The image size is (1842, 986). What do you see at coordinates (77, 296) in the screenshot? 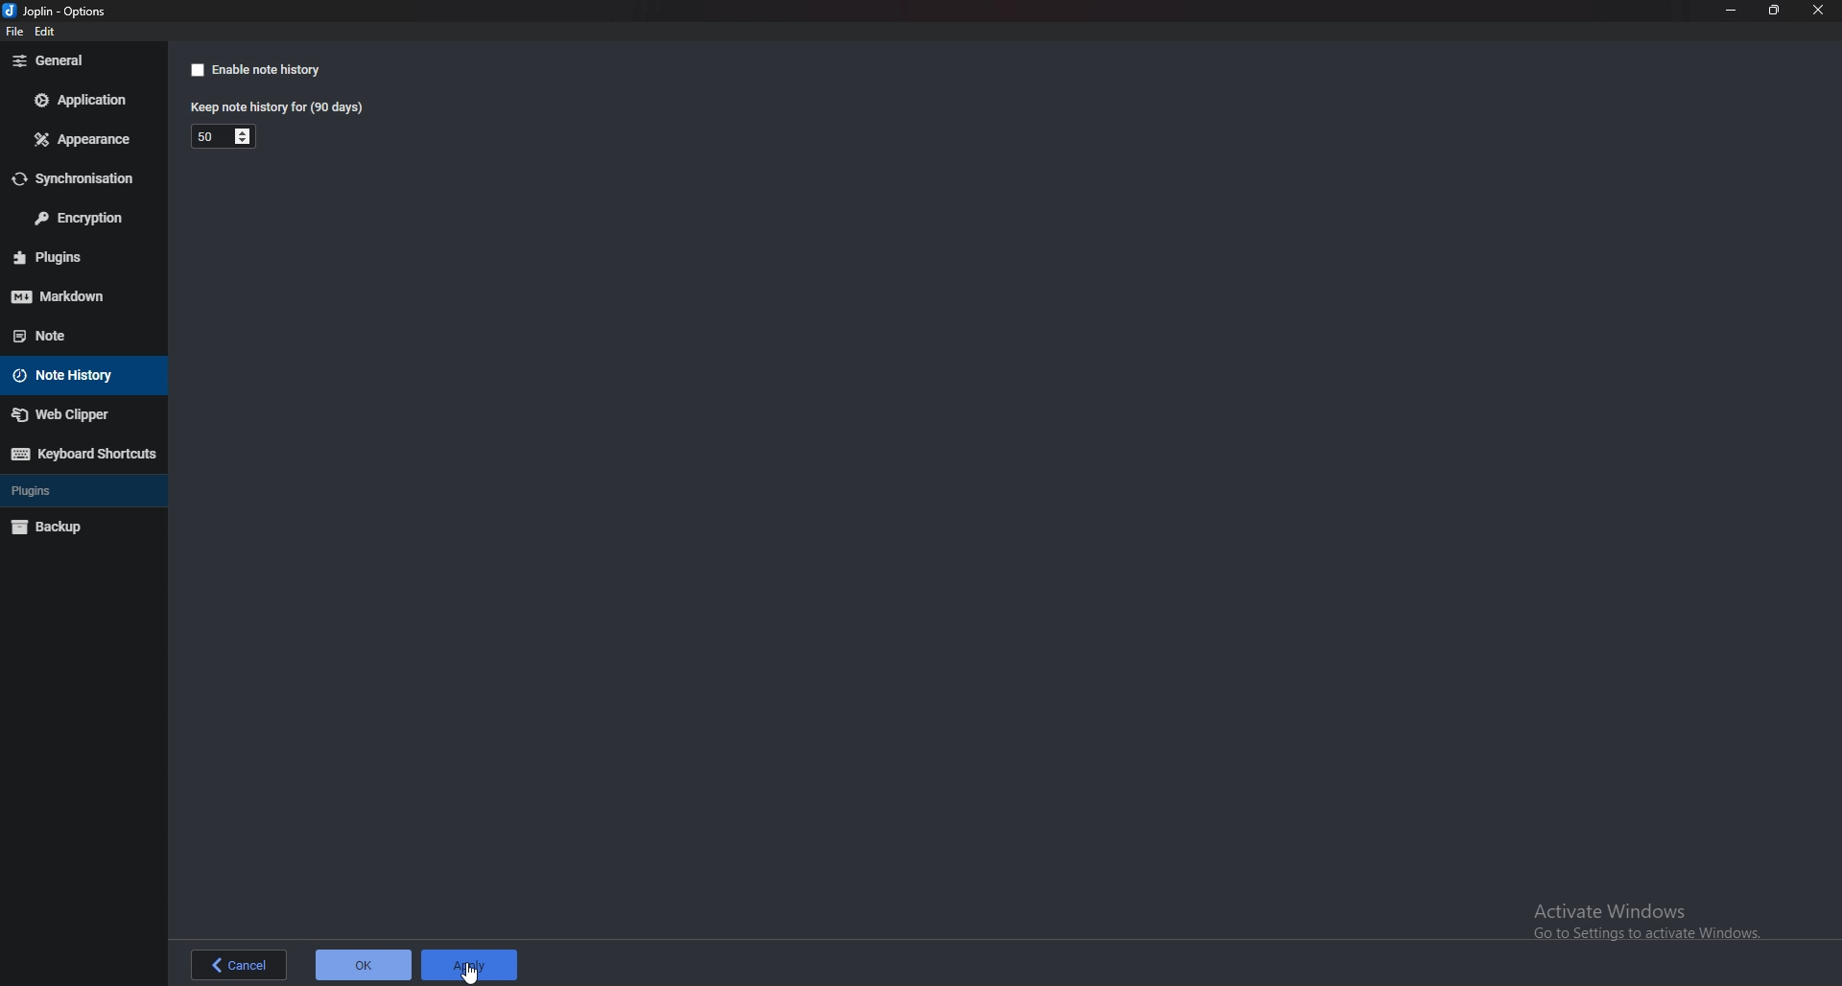
I see `mark down` at bounding box center [77, 296].